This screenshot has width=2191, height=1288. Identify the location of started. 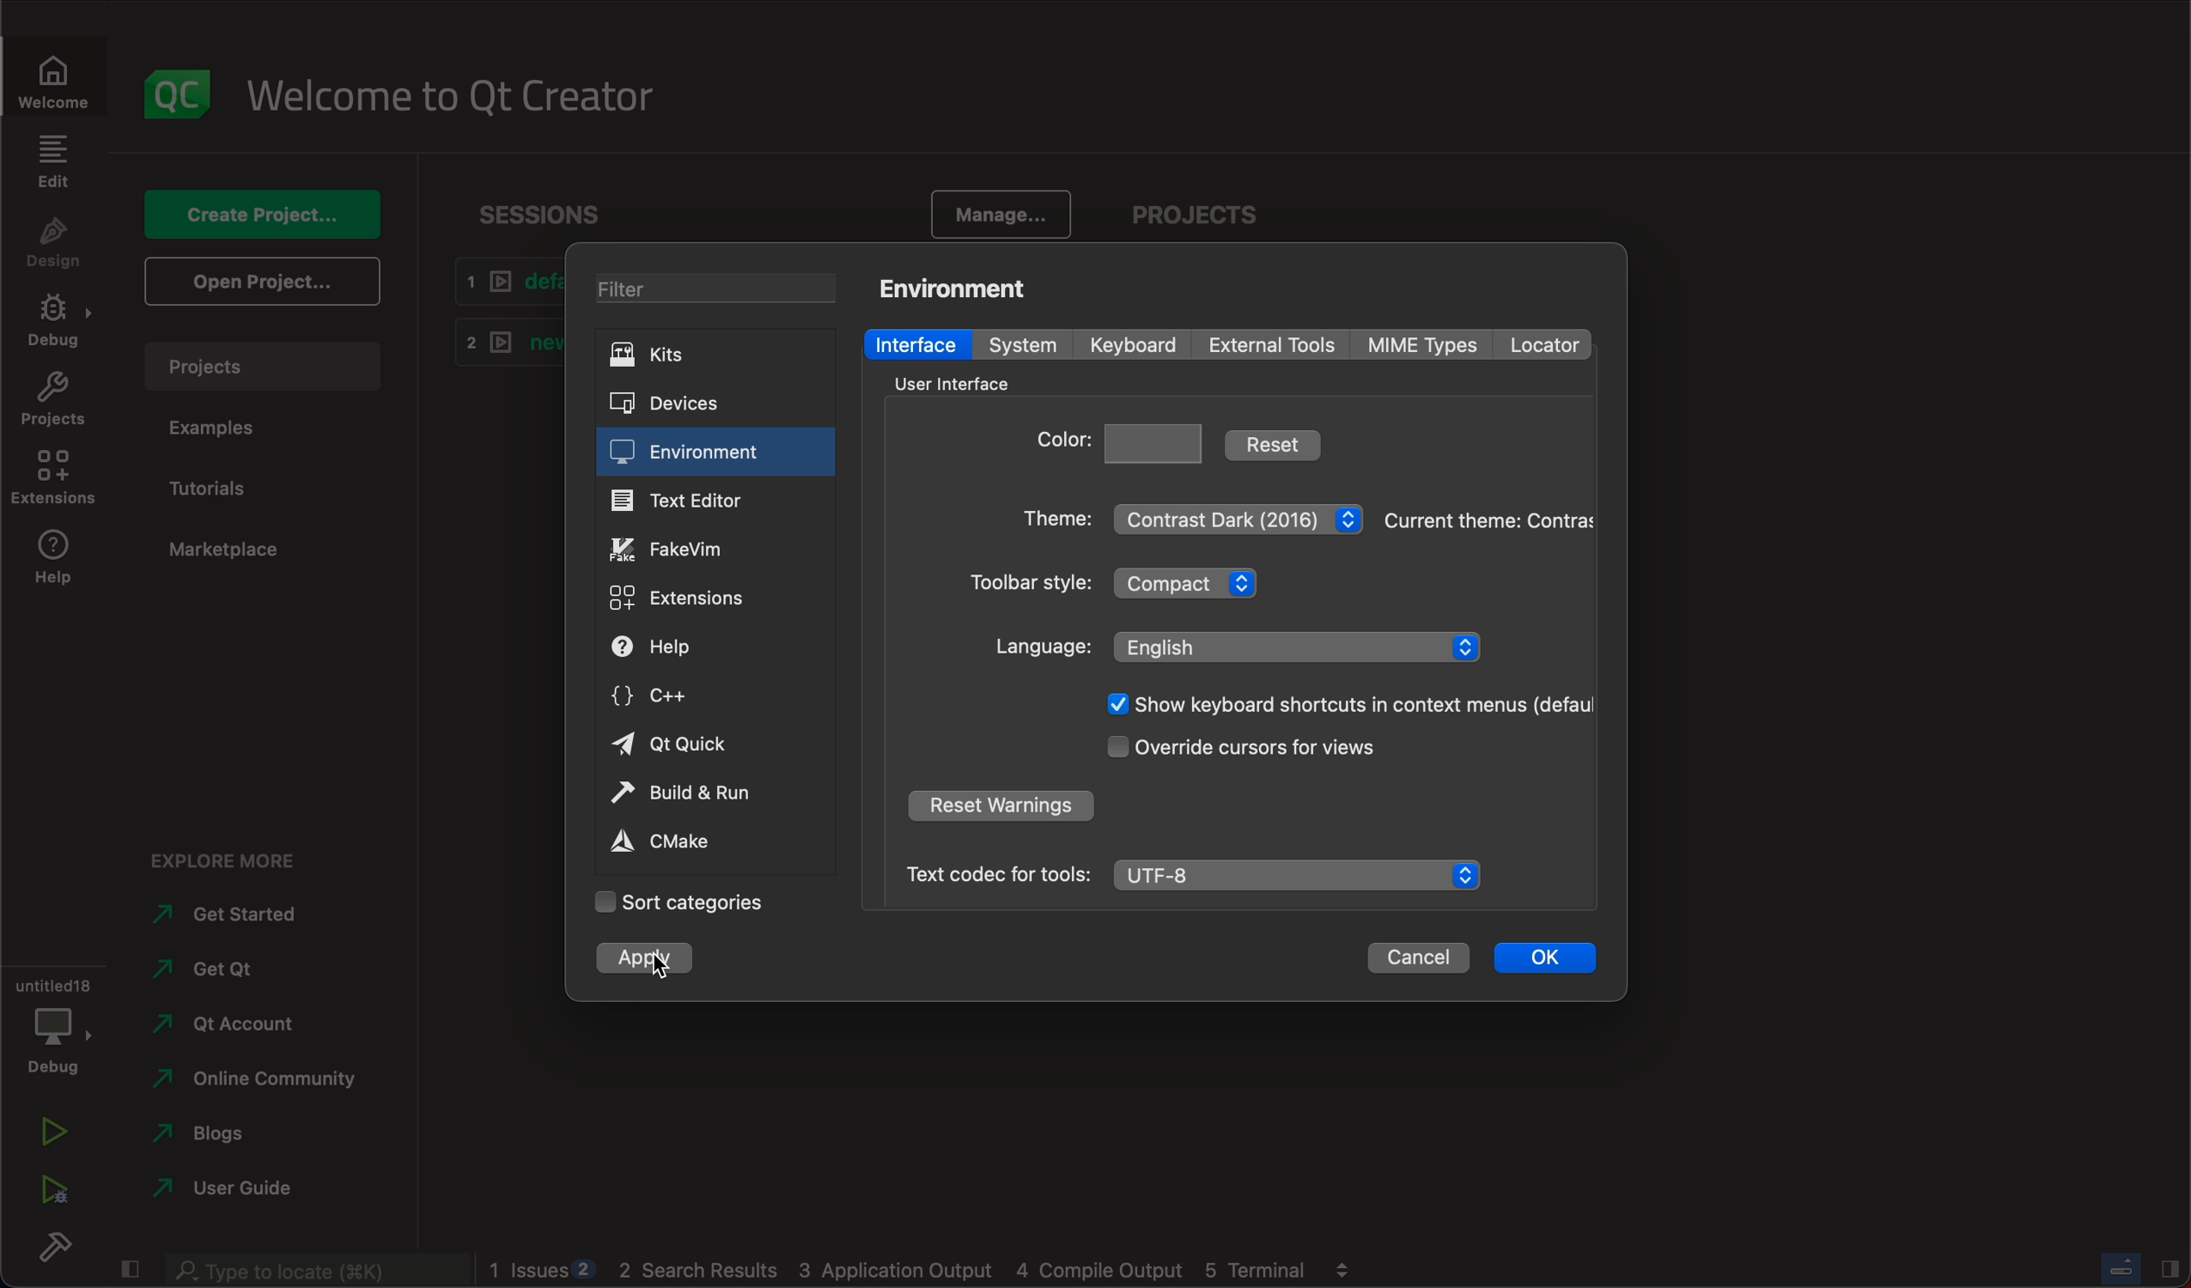
(235, 914).